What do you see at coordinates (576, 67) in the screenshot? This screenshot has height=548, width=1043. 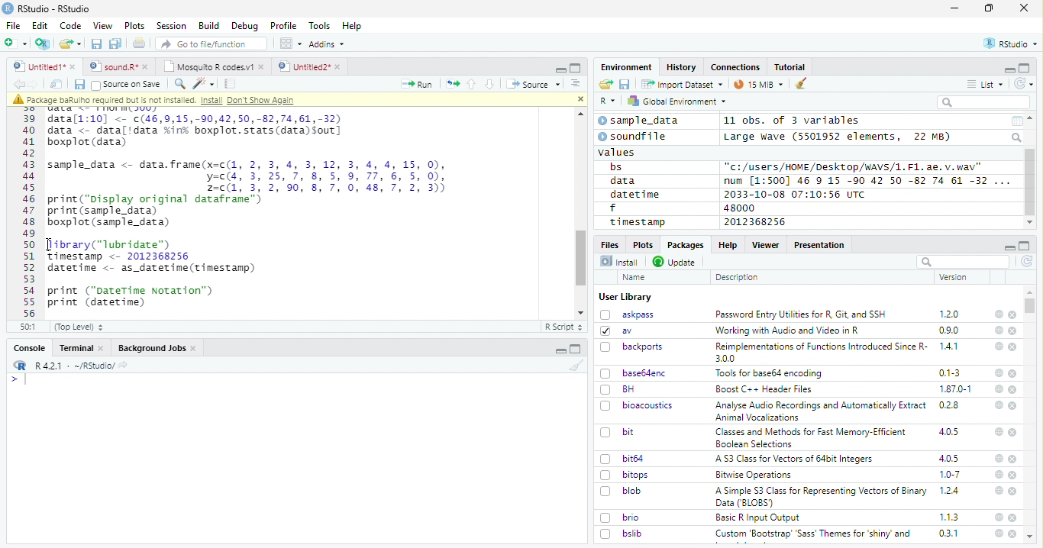 I see `Full screen` at bounding box center [576, 67].